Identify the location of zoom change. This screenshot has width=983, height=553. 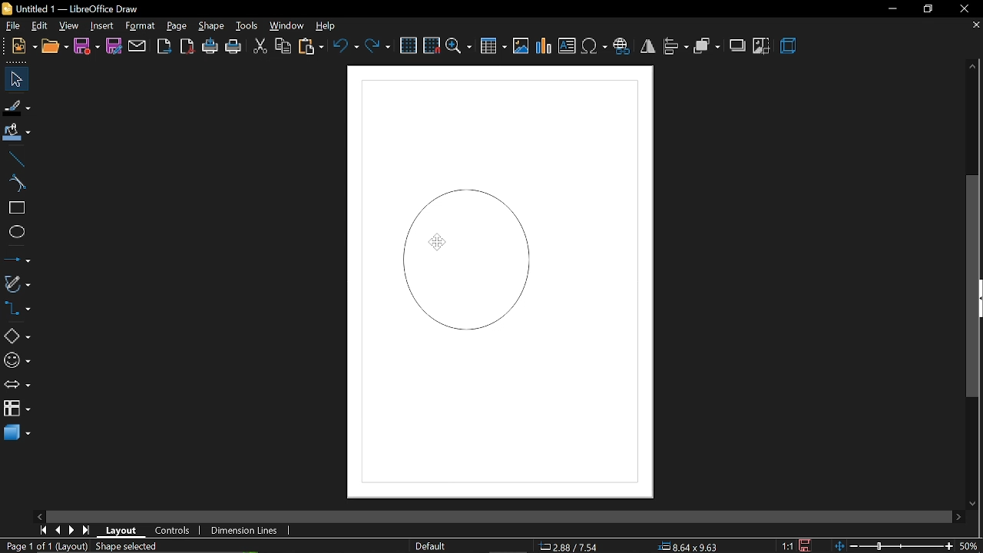
(909, 546).